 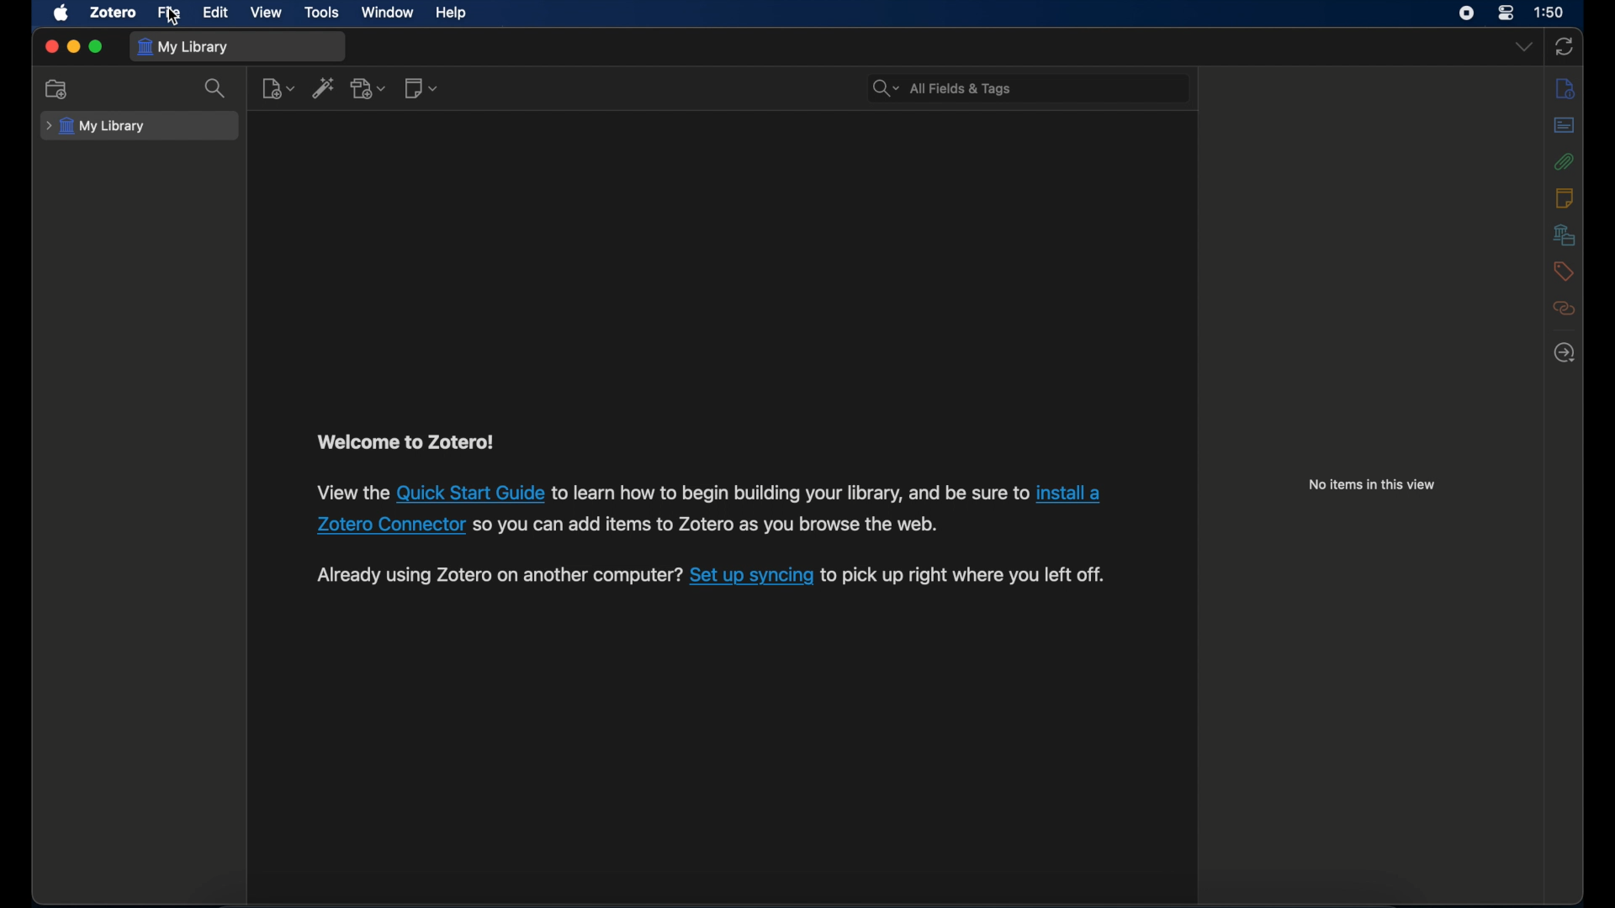 What do you see at coordinates (1565, 161) in the screenshot?
I see `attachments` at bounding box center [1565, 161].